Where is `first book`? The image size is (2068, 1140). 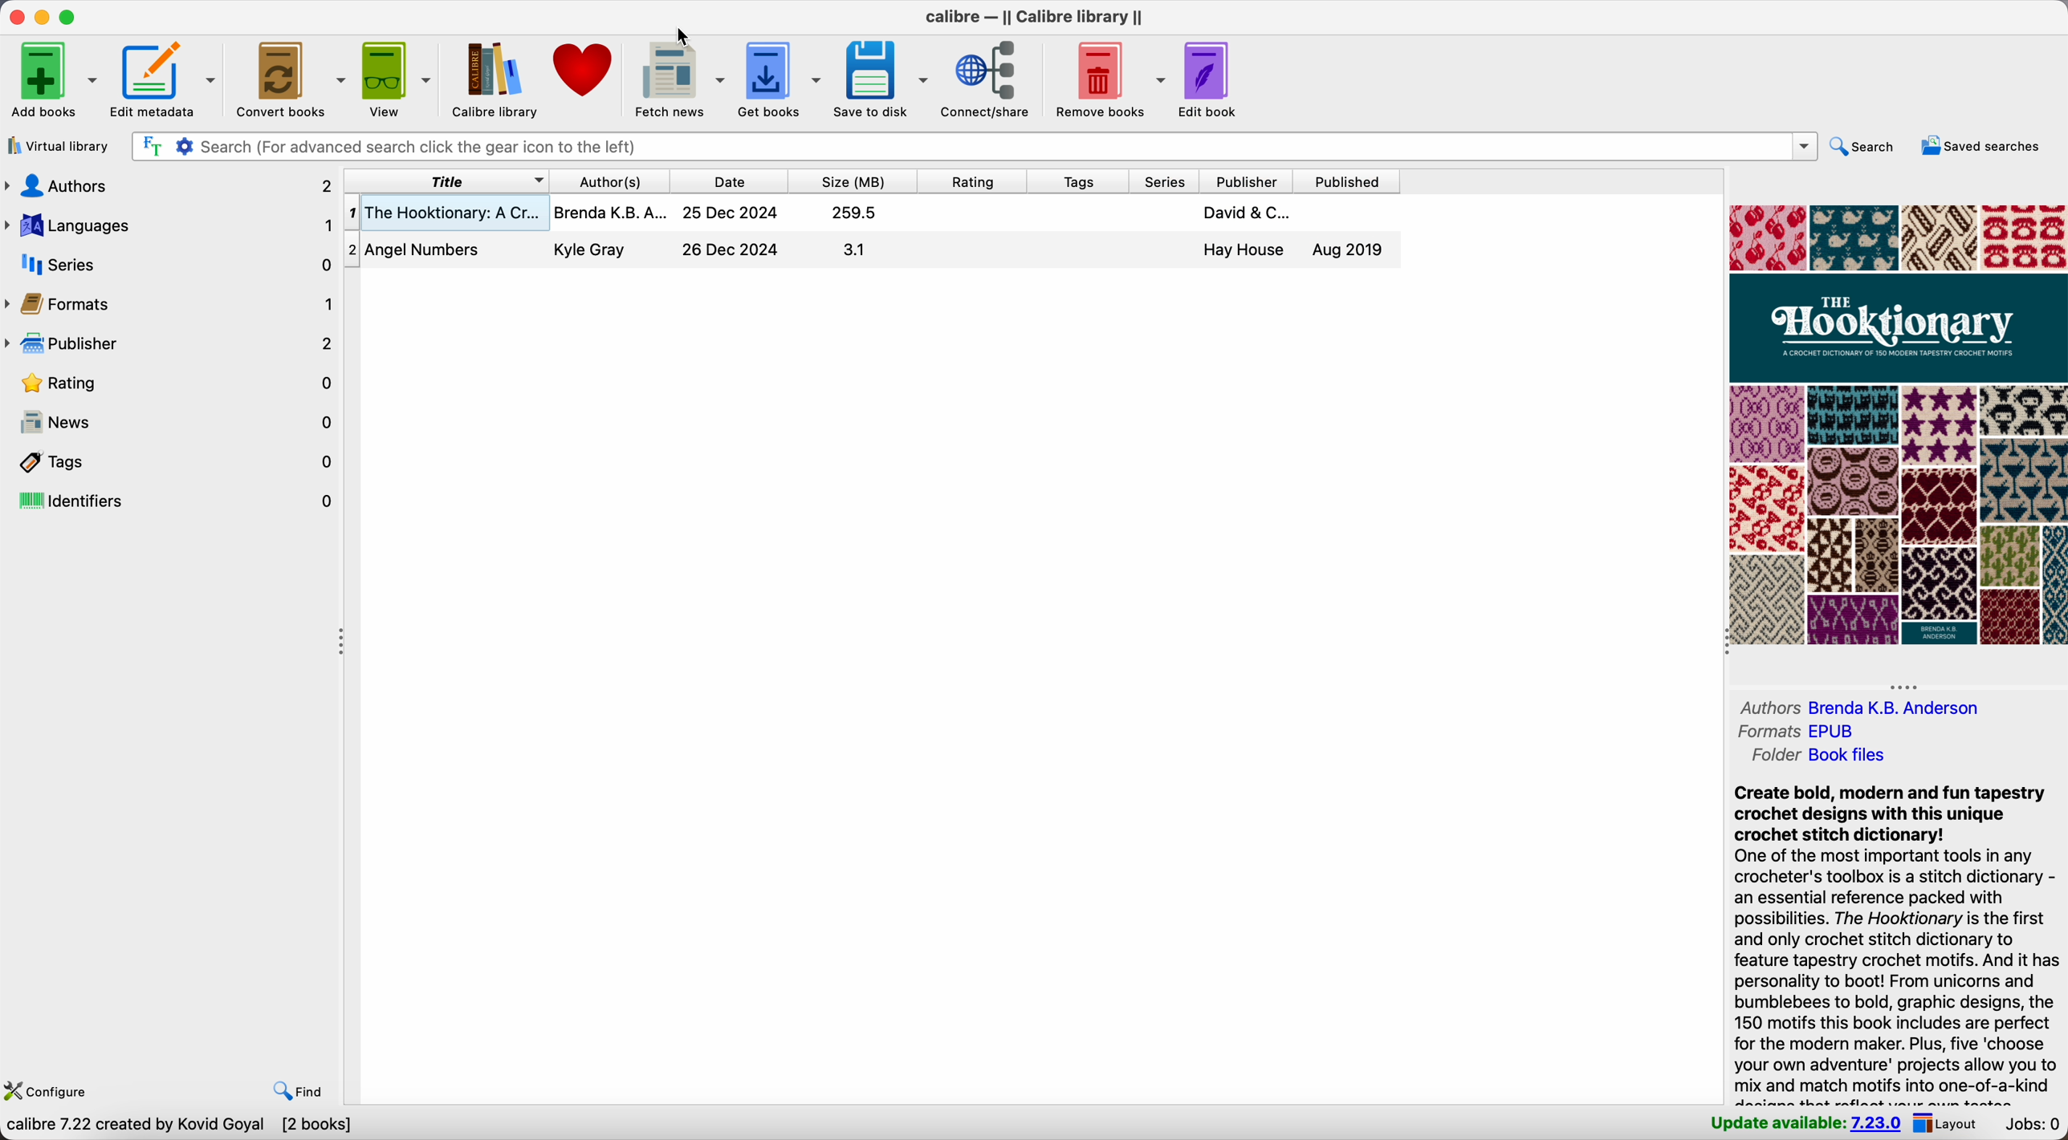
first book is located at coordinates (869, 216).